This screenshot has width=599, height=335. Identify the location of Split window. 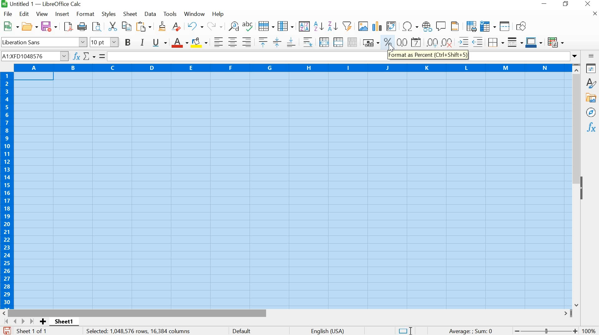
(504, 26).